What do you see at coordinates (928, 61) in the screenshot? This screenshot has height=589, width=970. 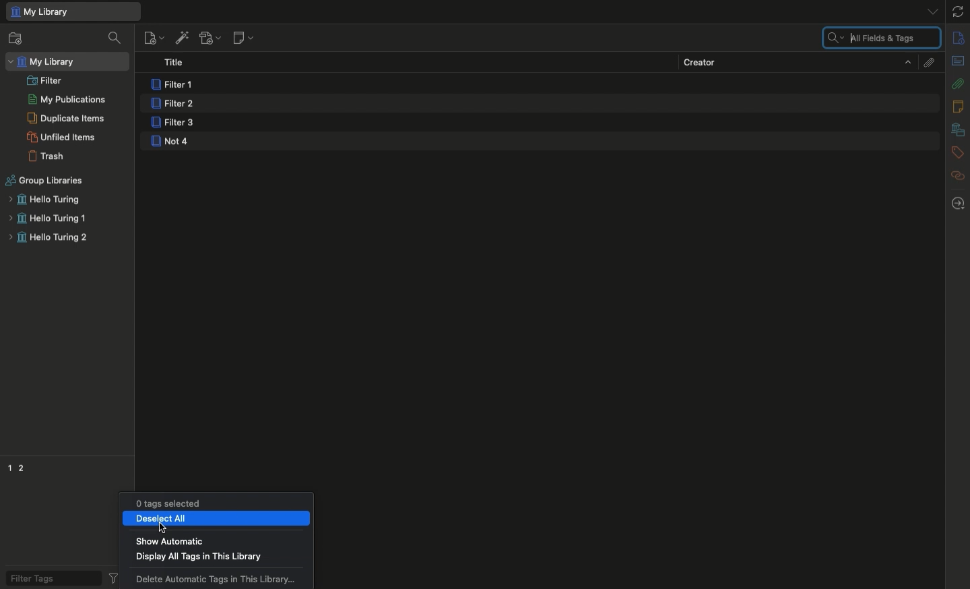 I see `Attachments` at bounding box center [928, 61].